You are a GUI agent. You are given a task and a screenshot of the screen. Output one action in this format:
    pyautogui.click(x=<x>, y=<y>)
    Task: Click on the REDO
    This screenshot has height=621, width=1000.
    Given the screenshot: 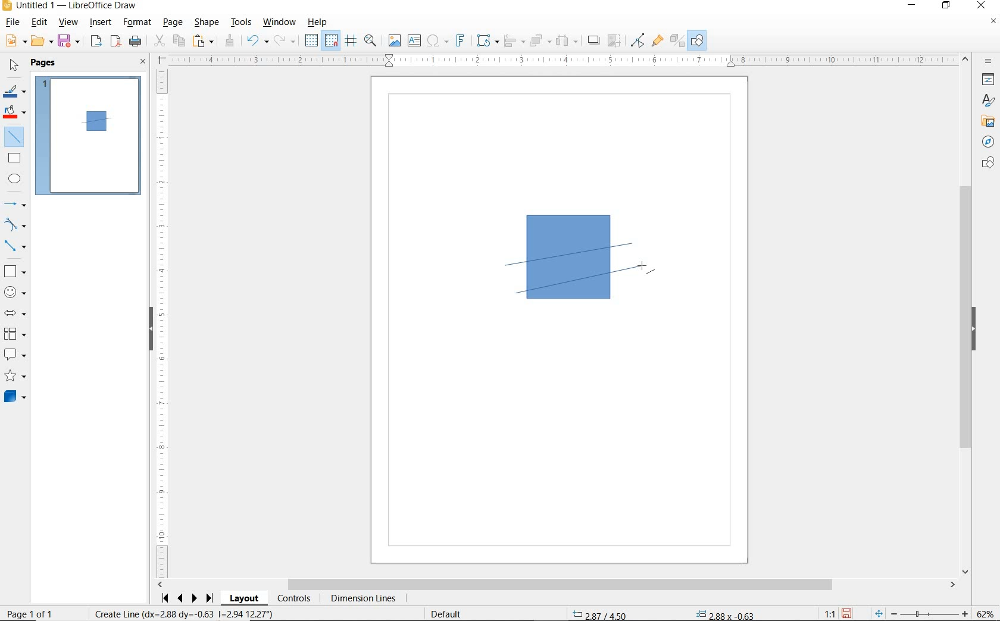 What is the action you would take?
    pyautogui.click(x=287, y=41)
    